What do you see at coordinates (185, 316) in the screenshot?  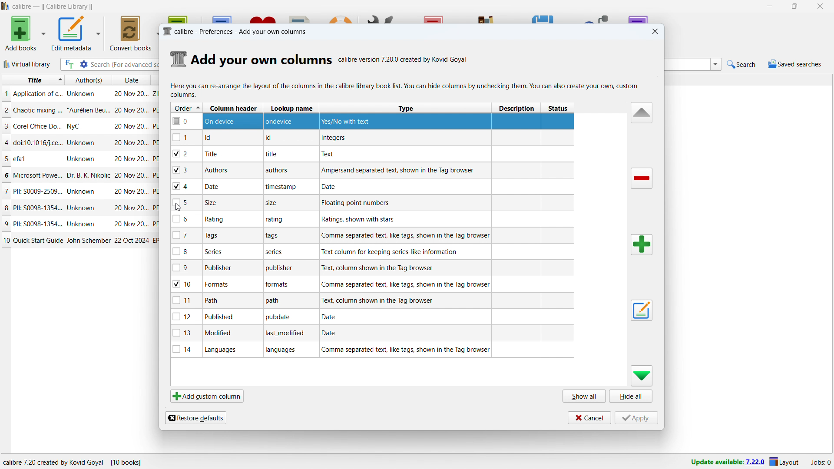 I see `12` at bounding box center [185, 316].